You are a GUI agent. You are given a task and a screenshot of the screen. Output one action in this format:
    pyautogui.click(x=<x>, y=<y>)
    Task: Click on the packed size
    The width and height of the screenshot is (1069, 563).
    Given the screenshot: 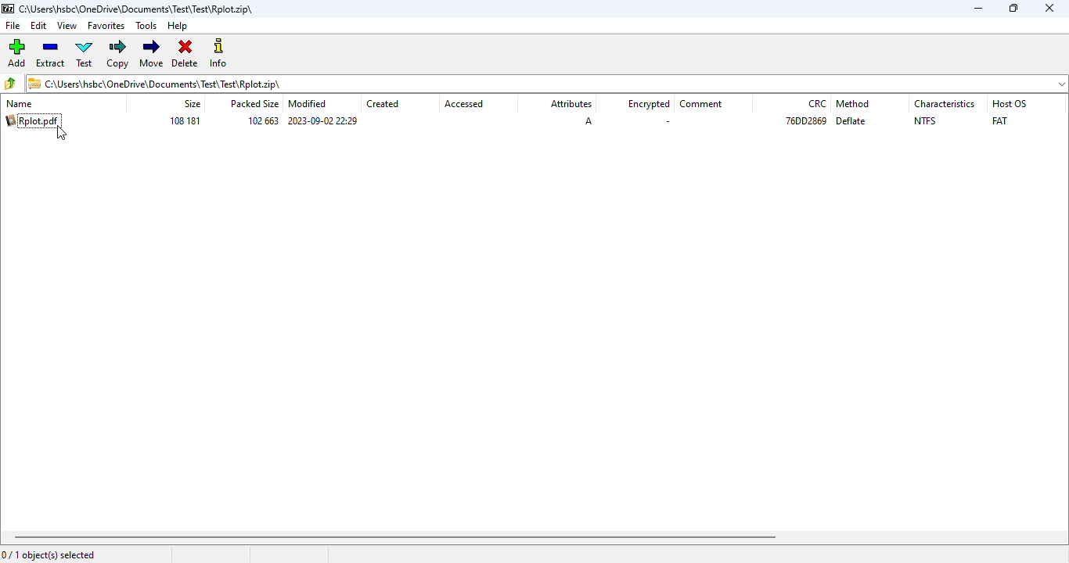 What is the action you would take?
    pyautogui.click(x=252, y=104)
    